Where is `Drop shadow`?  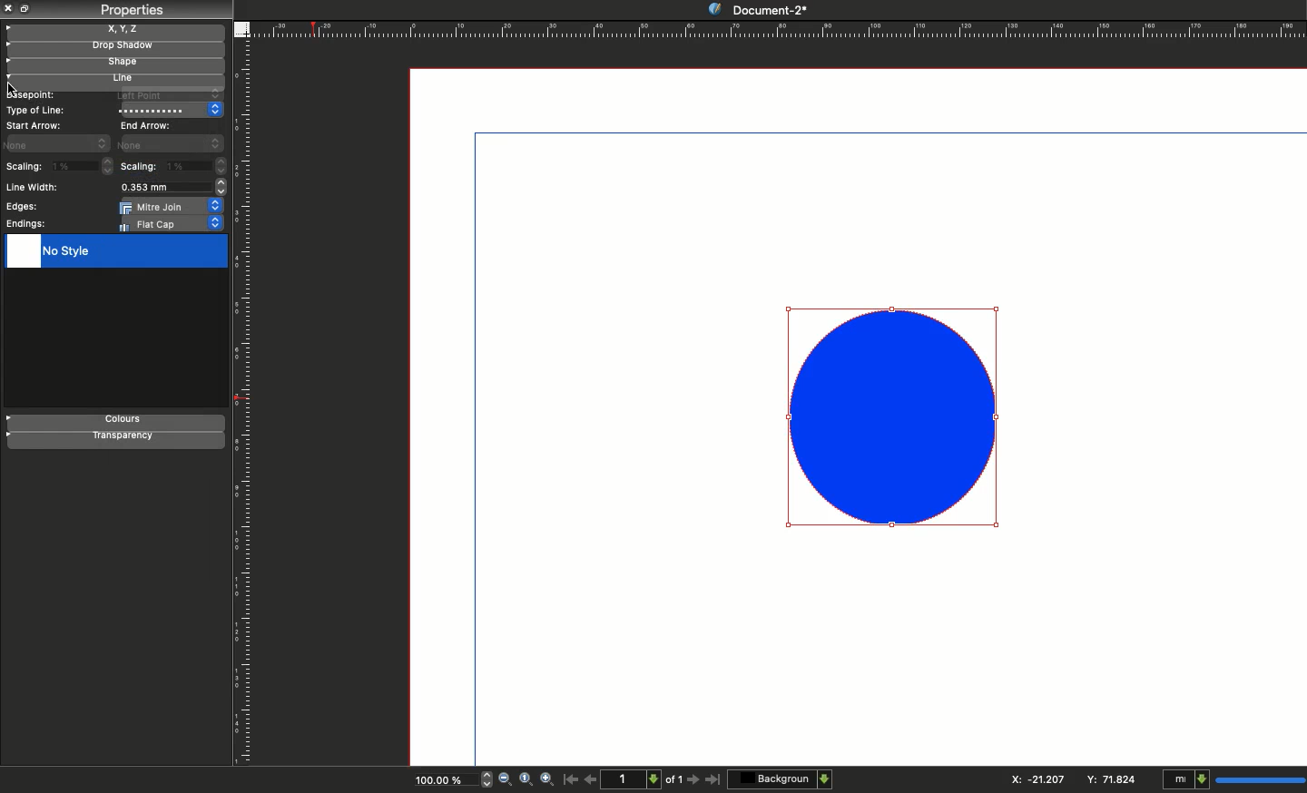
Drop shadow is located at coordinates (113, 47).